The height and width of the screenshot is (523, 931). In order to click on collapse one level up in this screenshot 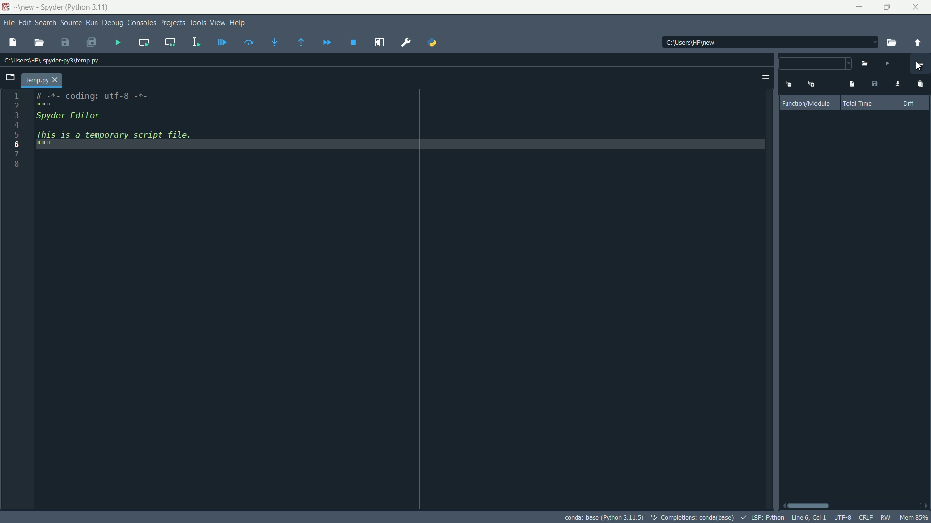, I will do `click(787, 83)`.